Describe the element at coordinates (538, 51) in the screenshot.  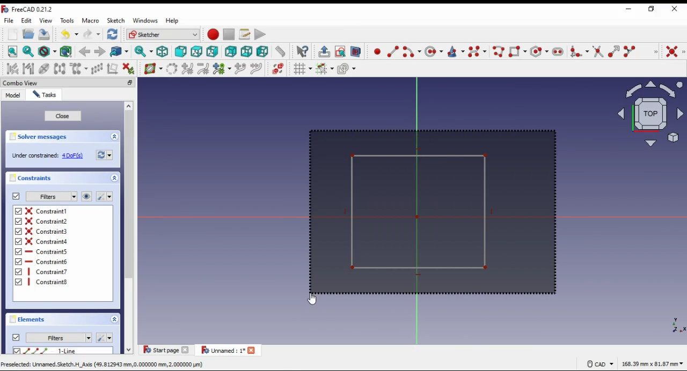
I see `create regular polygon` at that location.